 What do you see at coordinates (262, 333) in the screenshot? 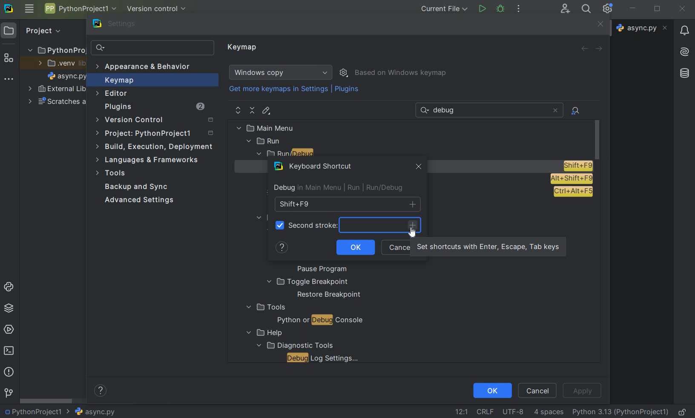
I see `help` at bounding box center [262, 333].